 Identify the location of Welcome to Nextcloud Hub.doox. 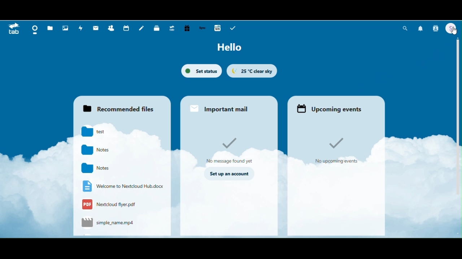
(122, 186).